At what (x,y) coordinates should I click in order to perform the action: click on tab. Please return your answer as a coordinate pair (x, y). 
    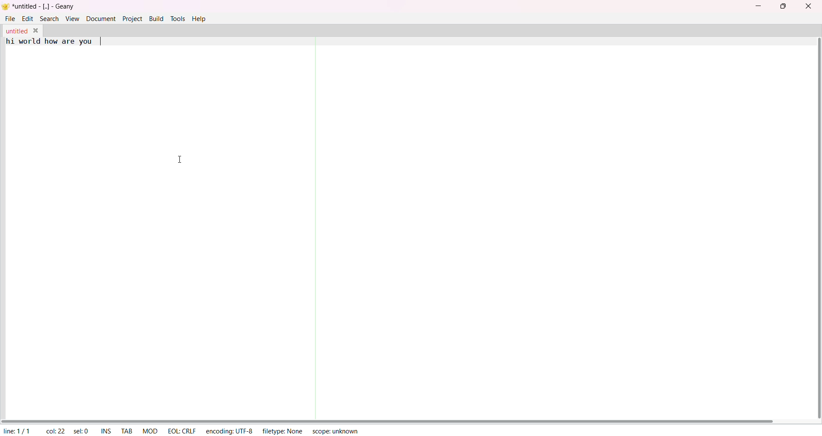
    Looking at the image, I should click on (127, 430).